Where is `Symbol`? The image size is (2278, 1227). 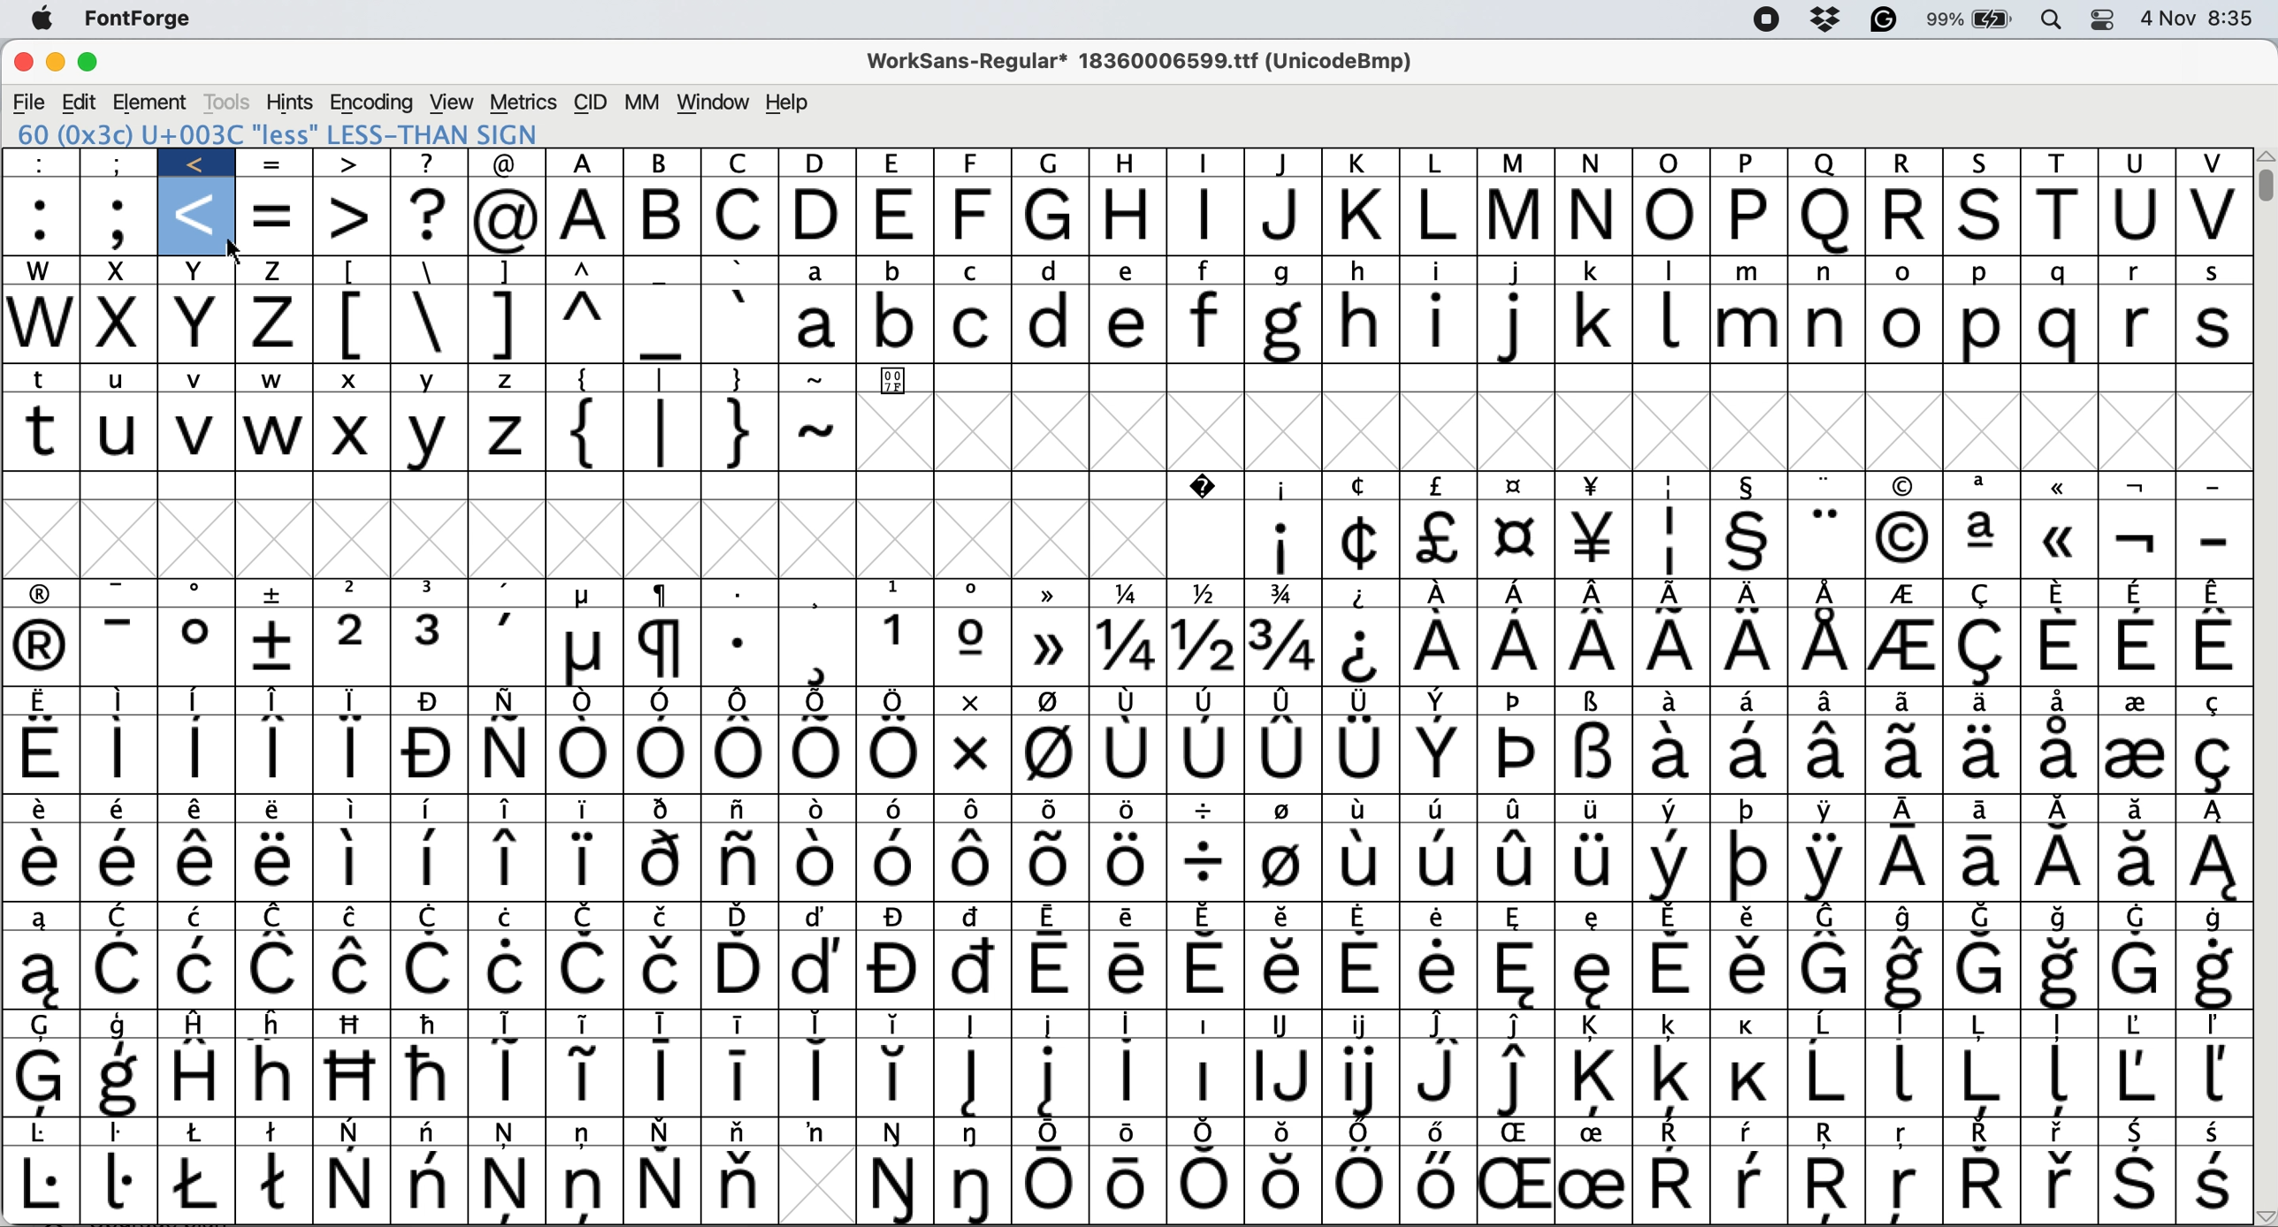
Symbol is located at coordinates (1827, 1078).